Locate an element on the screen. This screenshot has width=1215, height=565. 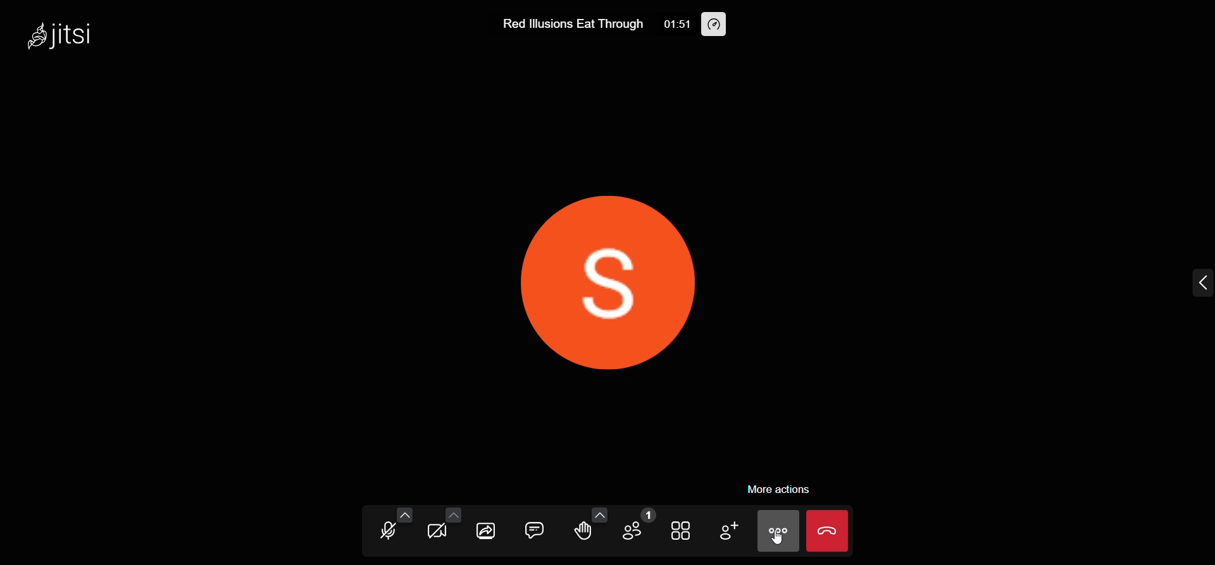
camera is located at coordinates (438, 533).